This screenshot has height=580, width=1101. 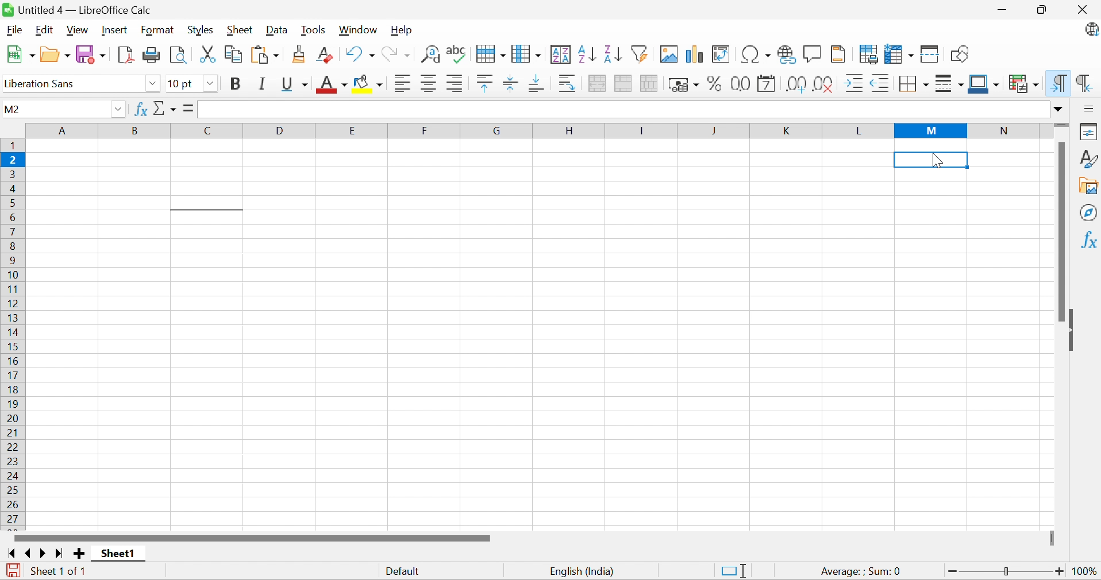 What do you see at coordinates (71, 84) in the screenshot?
I see `Font name` at bounding box center [71, 84].